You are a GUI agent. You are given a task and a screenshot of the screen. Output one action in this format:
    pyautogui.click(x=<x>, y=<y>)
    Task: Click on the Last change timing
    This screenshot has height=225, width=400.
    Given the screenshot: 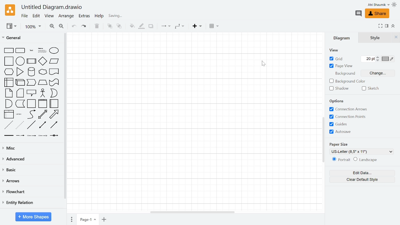 What is the action you would take?
    pyautogui.click(x=137, y=17)
    